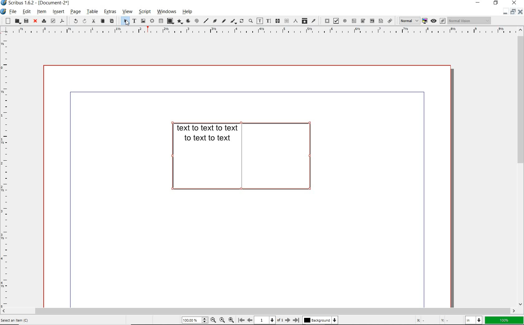 The height and width of the screenshot is (325, 524). What do you see at coordinates (288, 320) in the screenshot?
I see `go to next page` at bounding box center [288, 320].